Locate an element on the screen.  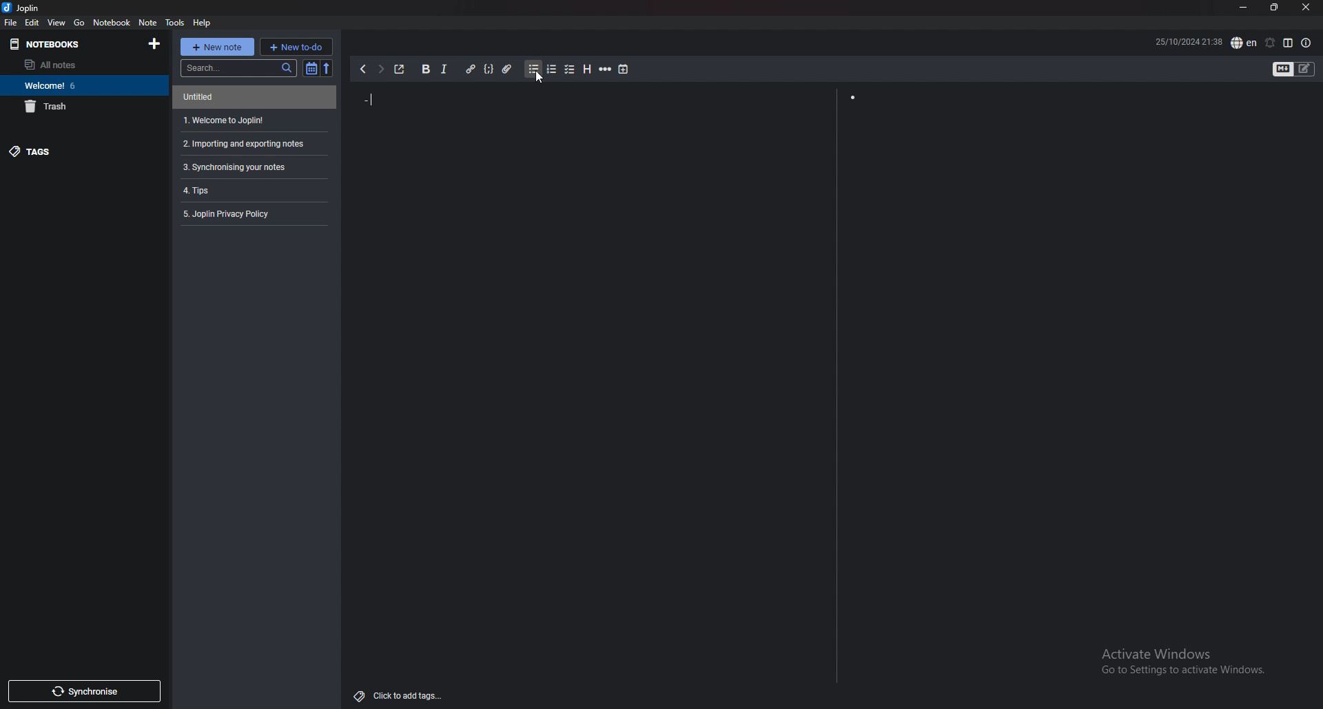
Notebooks is located at coordinates (42, 41).